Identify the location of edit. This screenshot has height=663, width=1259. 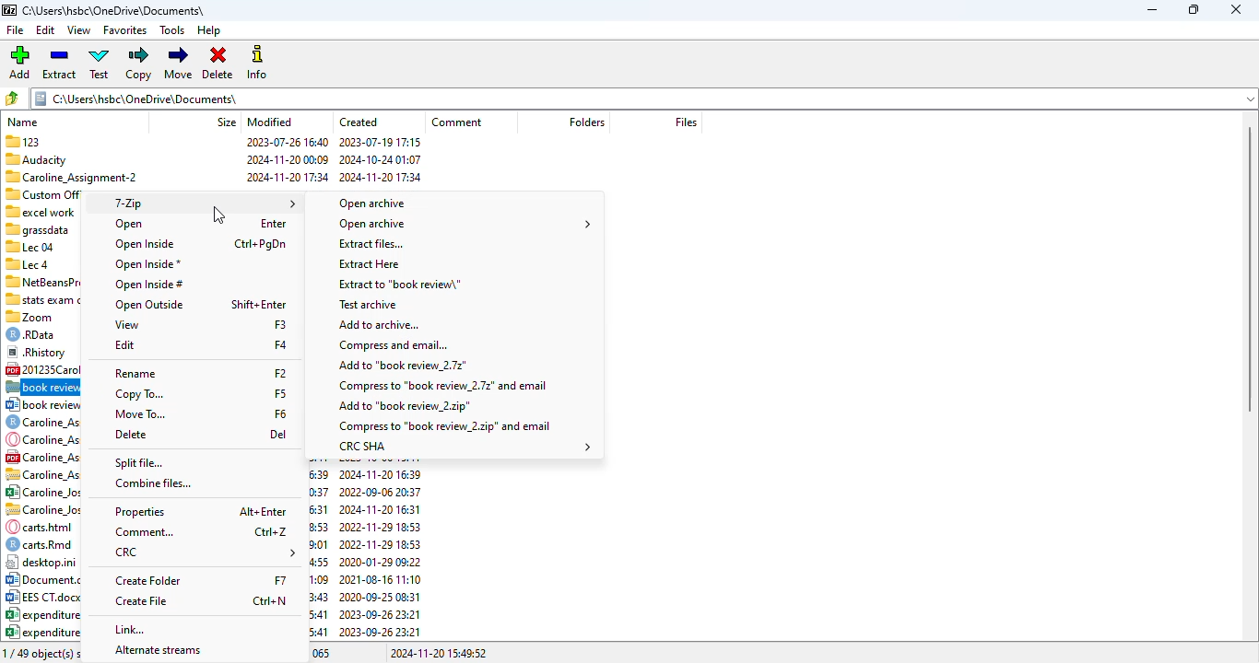
(124, 345).